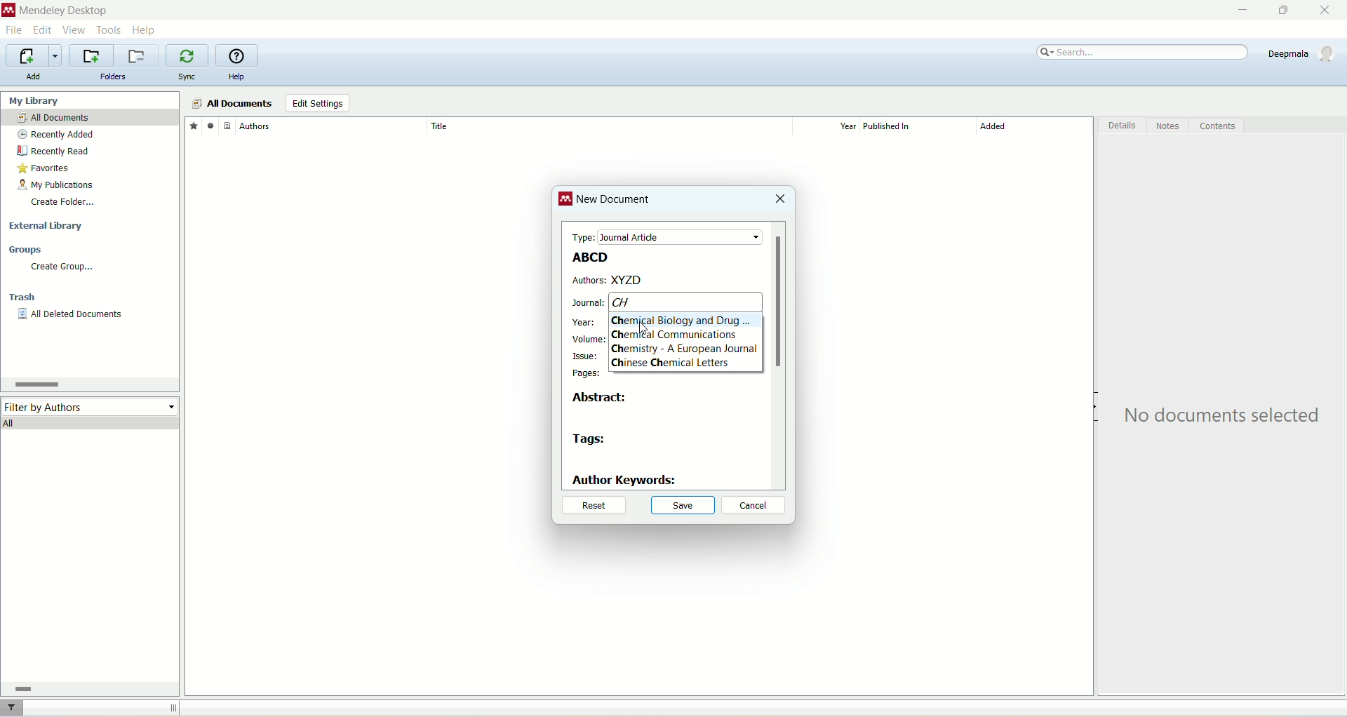 Image resolution: width=1347 pixels, height=717 pixels. I want to click on online help guide for mendeley, so click(238, 56).